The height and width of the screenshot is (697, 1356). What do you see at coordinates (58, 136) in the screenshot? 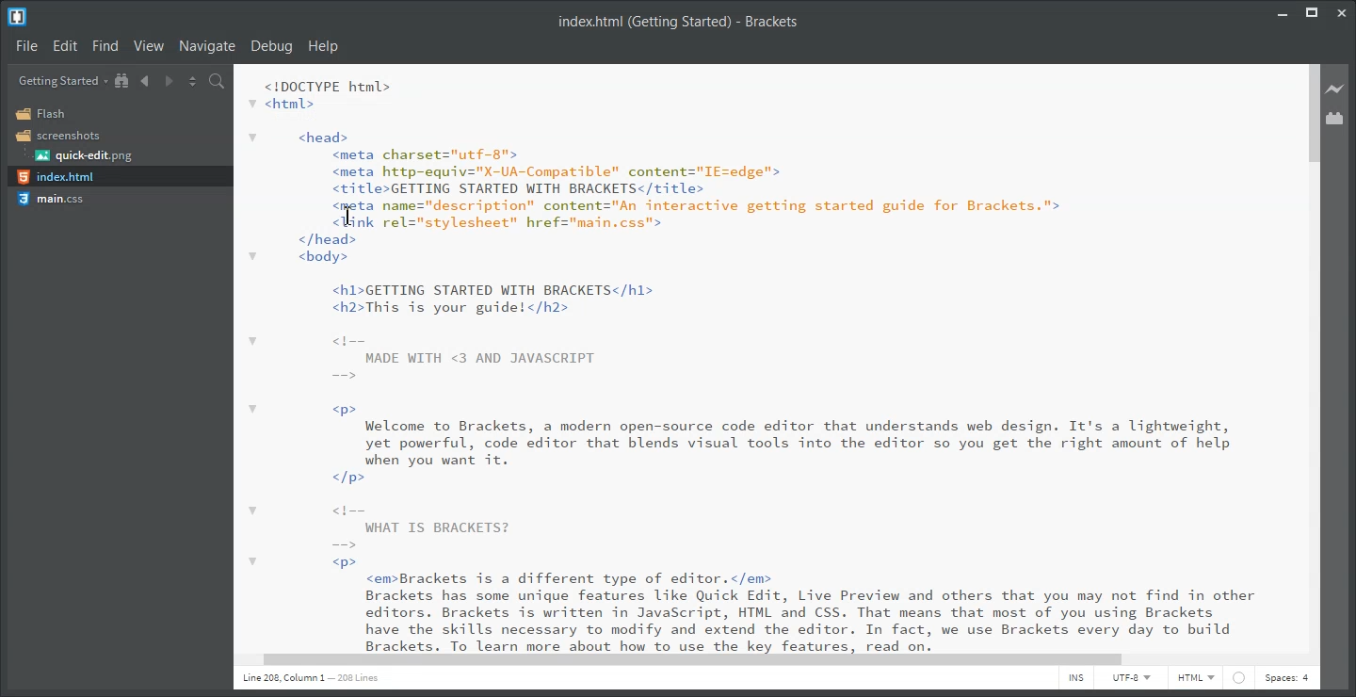
I see `Screenshots` at bounding box center [58, 136].